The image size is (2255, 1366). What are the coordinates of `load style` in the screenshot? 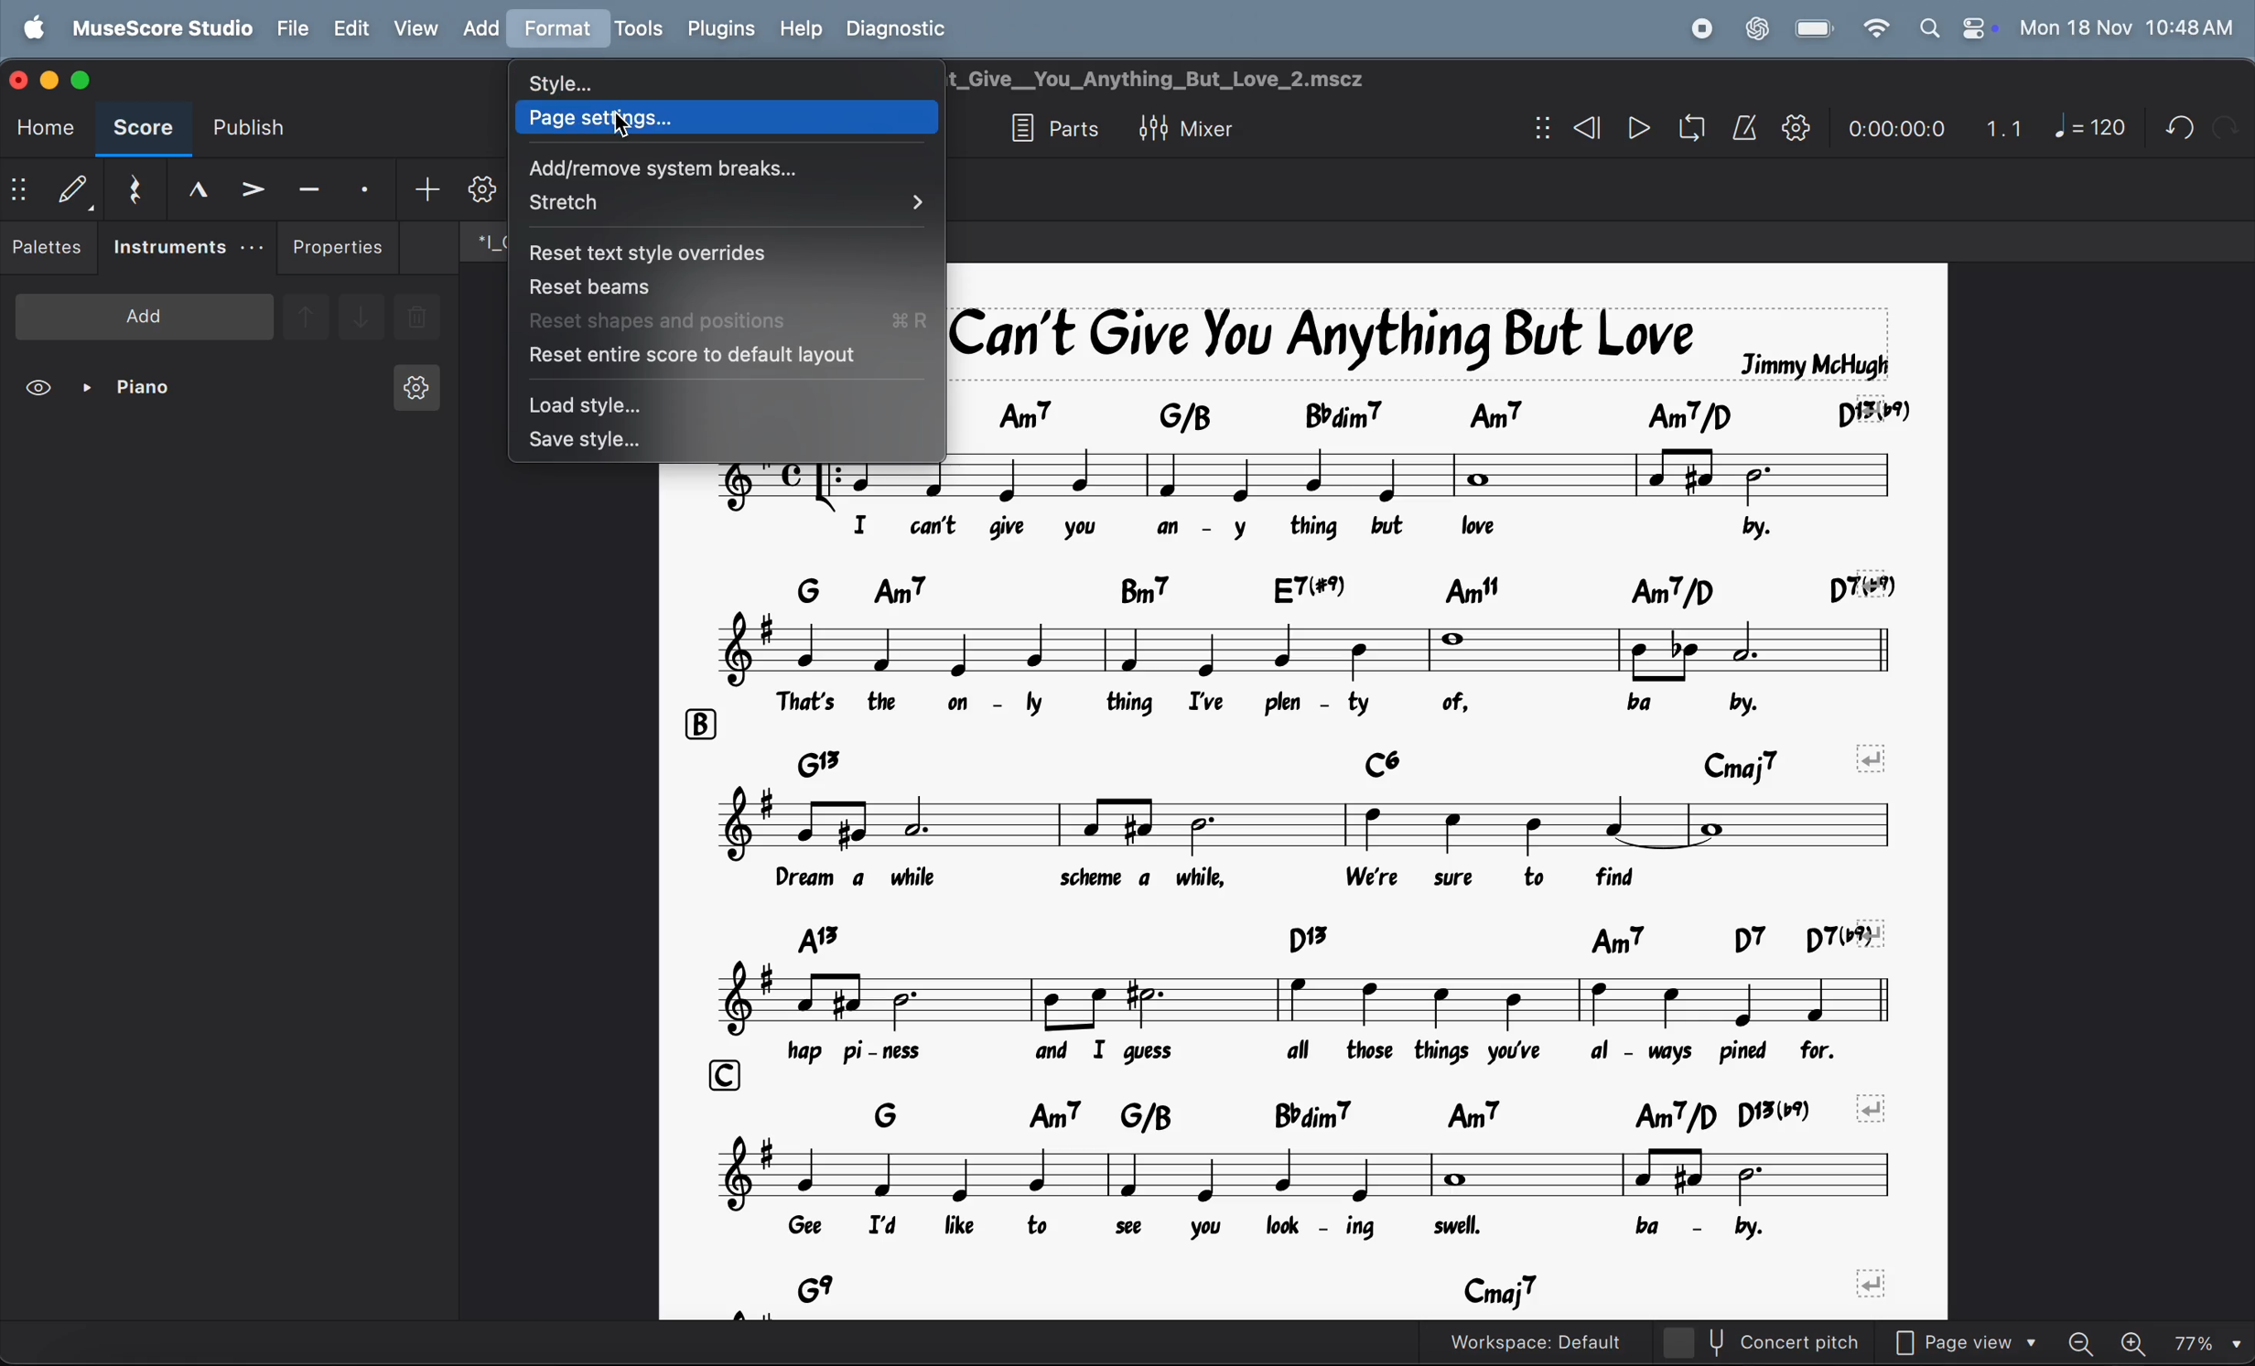 It's located at (720, 403).